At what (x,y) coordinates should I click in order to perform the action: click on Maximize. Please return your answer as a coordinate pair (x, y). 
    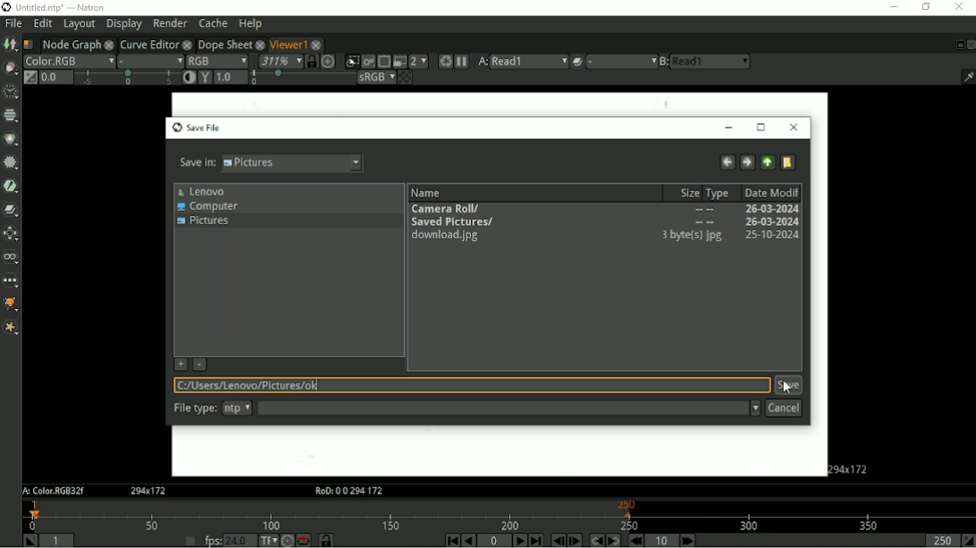
    Looking at the image, I should click on (761, 129).